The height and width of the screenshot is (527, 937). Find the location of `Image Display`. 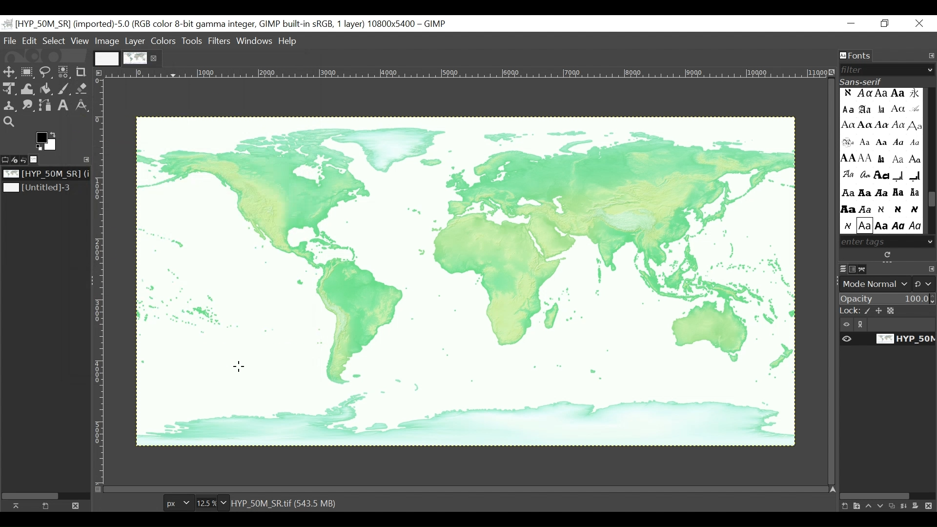

Image Display is located at coordinates (126, 58).